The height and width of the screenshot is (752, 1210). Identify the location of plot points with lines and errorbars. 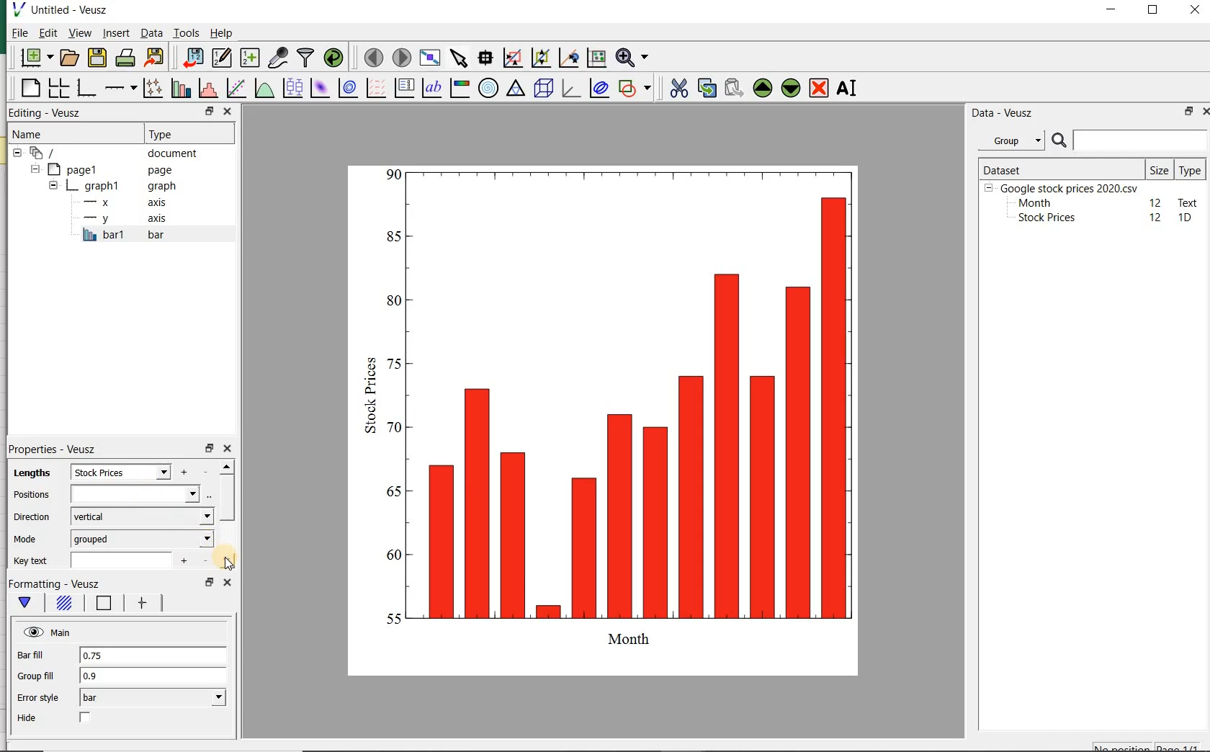
(150, 89).